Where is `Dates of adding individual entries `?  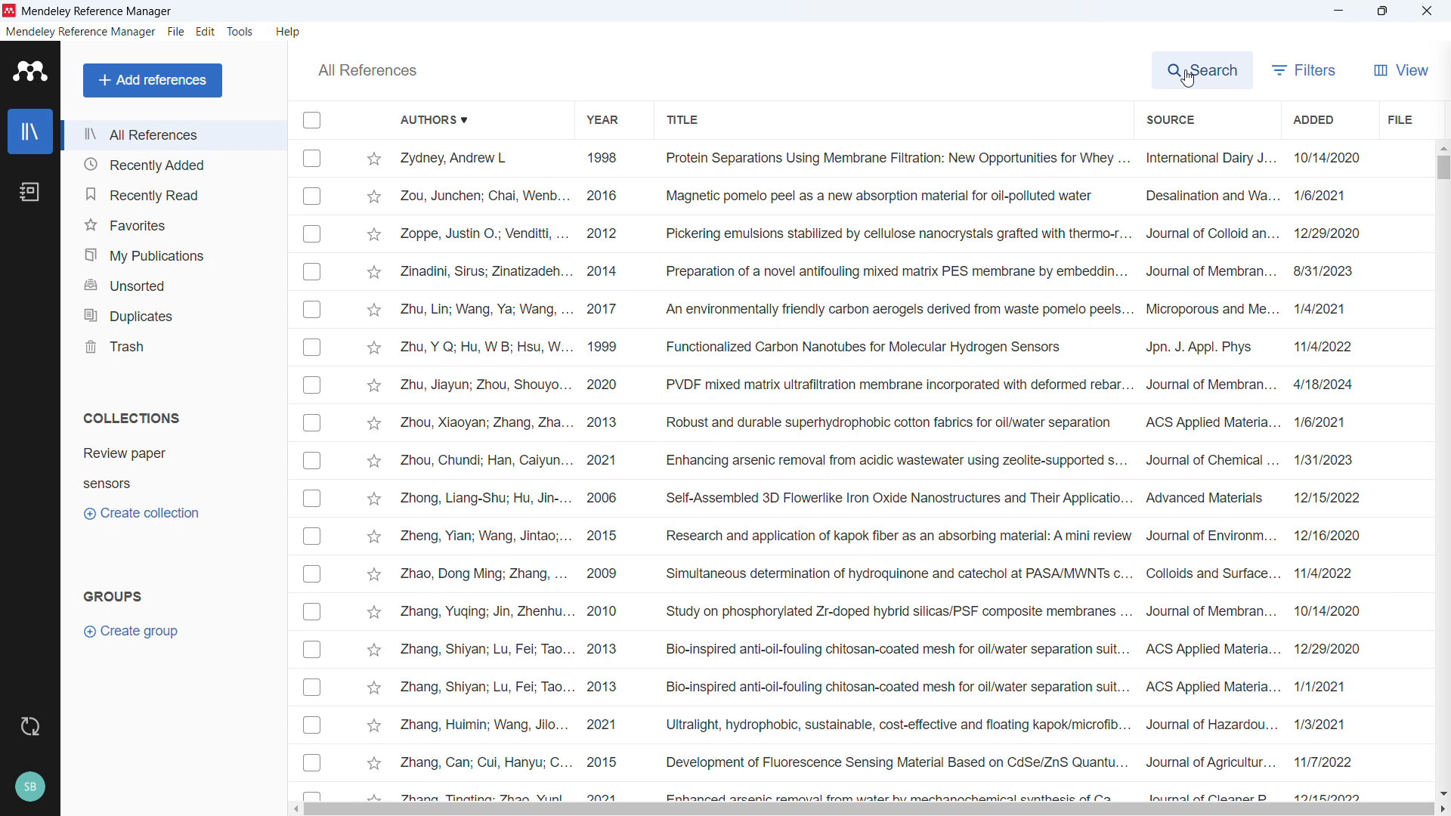 Dates of adding individual entries  is located at coordinates (1332, 473).